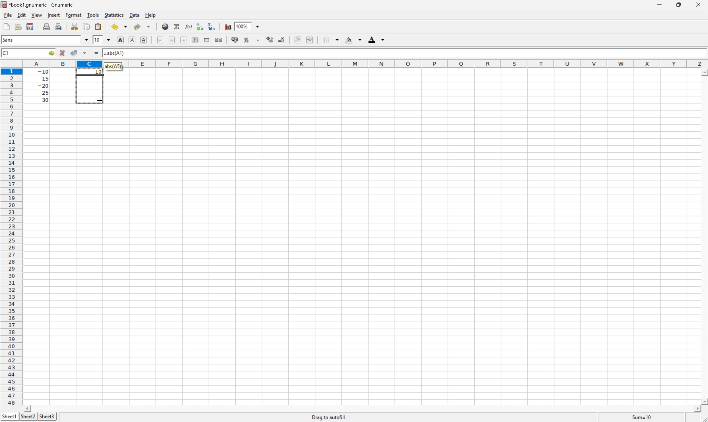 The image size is (708, 422). Describe the element at coordinates (360, 40) in the screenshot. I see `Drop Down` at that location.